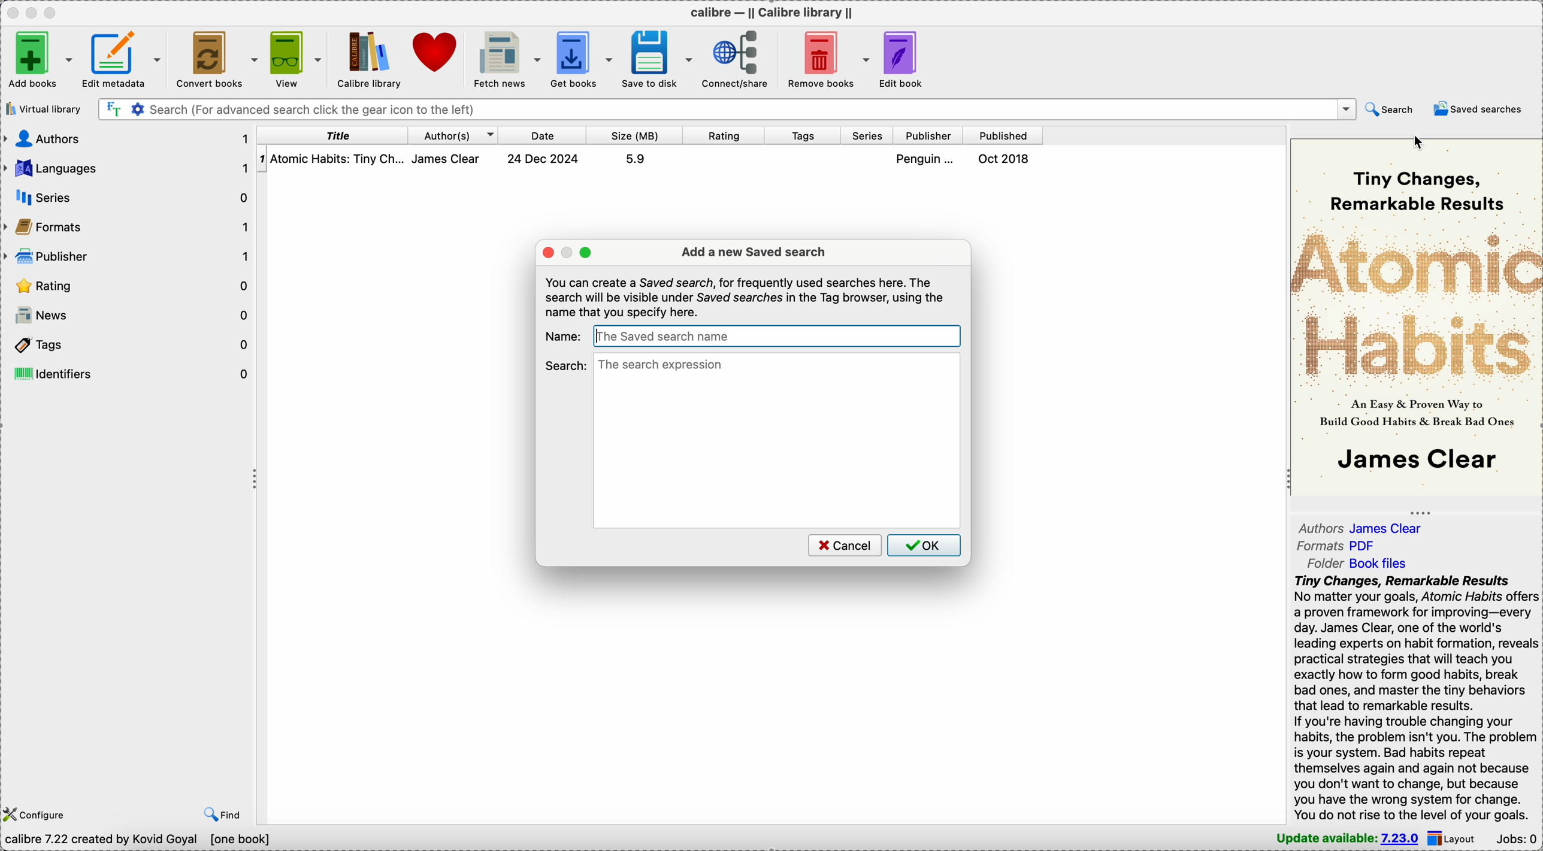 The image size is (1543, 851). What do you see at coordinates (843, 545) in the screenshot?
I see `cancel` at bounding box center [843, 545].